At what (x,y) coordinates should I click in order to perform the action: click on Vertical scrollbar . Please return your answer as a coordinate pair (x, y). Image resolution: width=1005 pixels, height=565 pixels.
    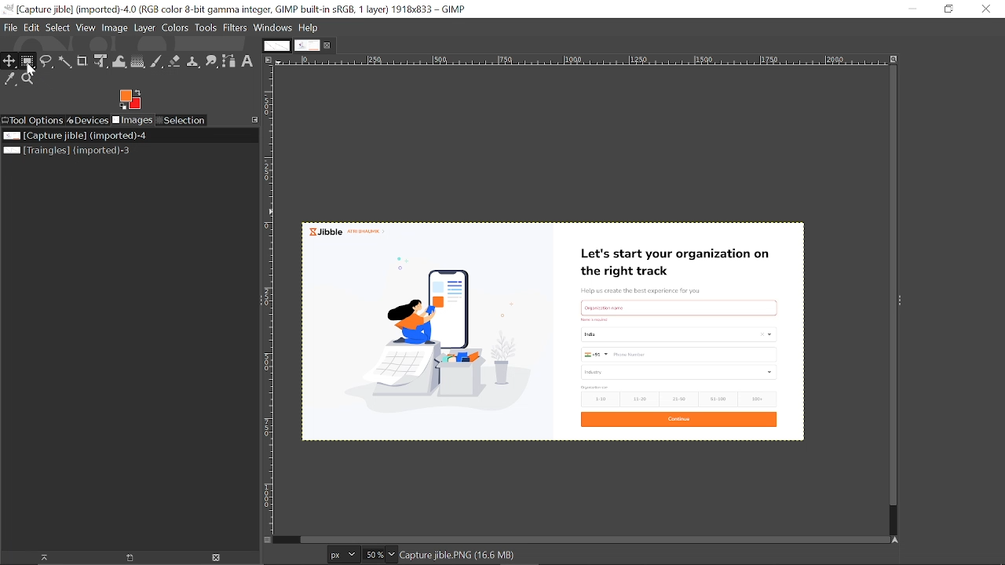
    Looking at the image, I should click on (888, 285).